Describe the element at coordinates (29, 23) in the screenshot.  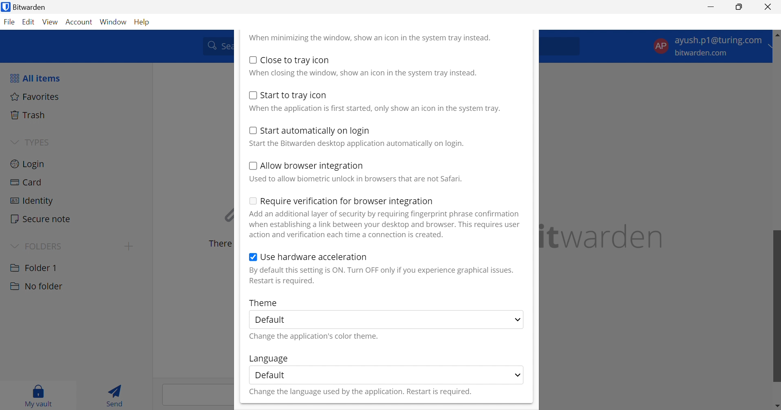
I see `Edit` at that location.